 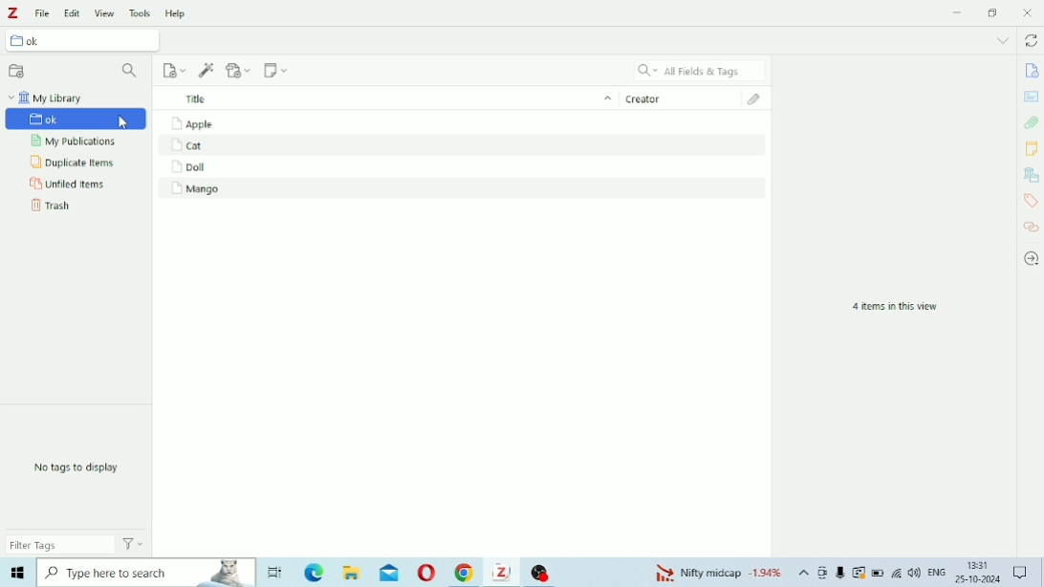 I want to click on OBS Studio, so click(x=543, y=572).